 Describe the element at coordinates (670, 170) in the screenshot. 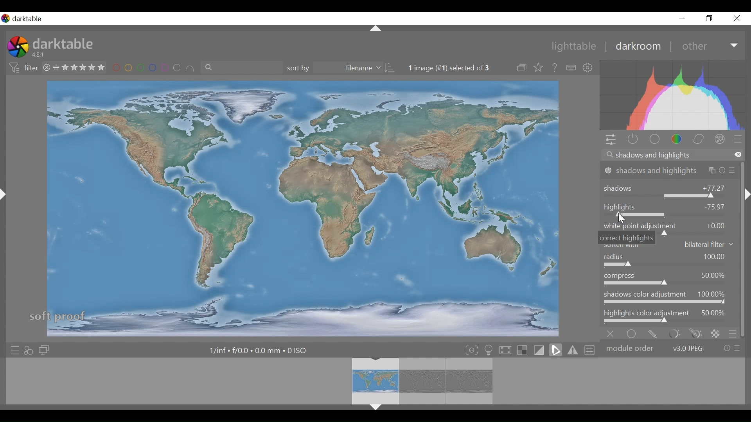

I see `shadows and highlights` at that location.